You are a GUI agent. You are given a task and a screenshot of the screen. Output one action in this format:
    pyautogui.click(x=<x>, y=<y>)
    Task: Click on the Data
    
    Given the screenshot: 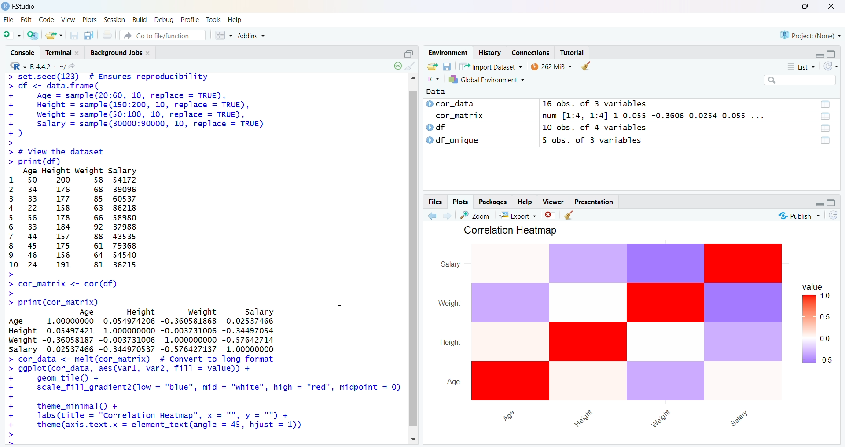 What is the action you would take?
    pyautogui.click(x=435, y=90)
    